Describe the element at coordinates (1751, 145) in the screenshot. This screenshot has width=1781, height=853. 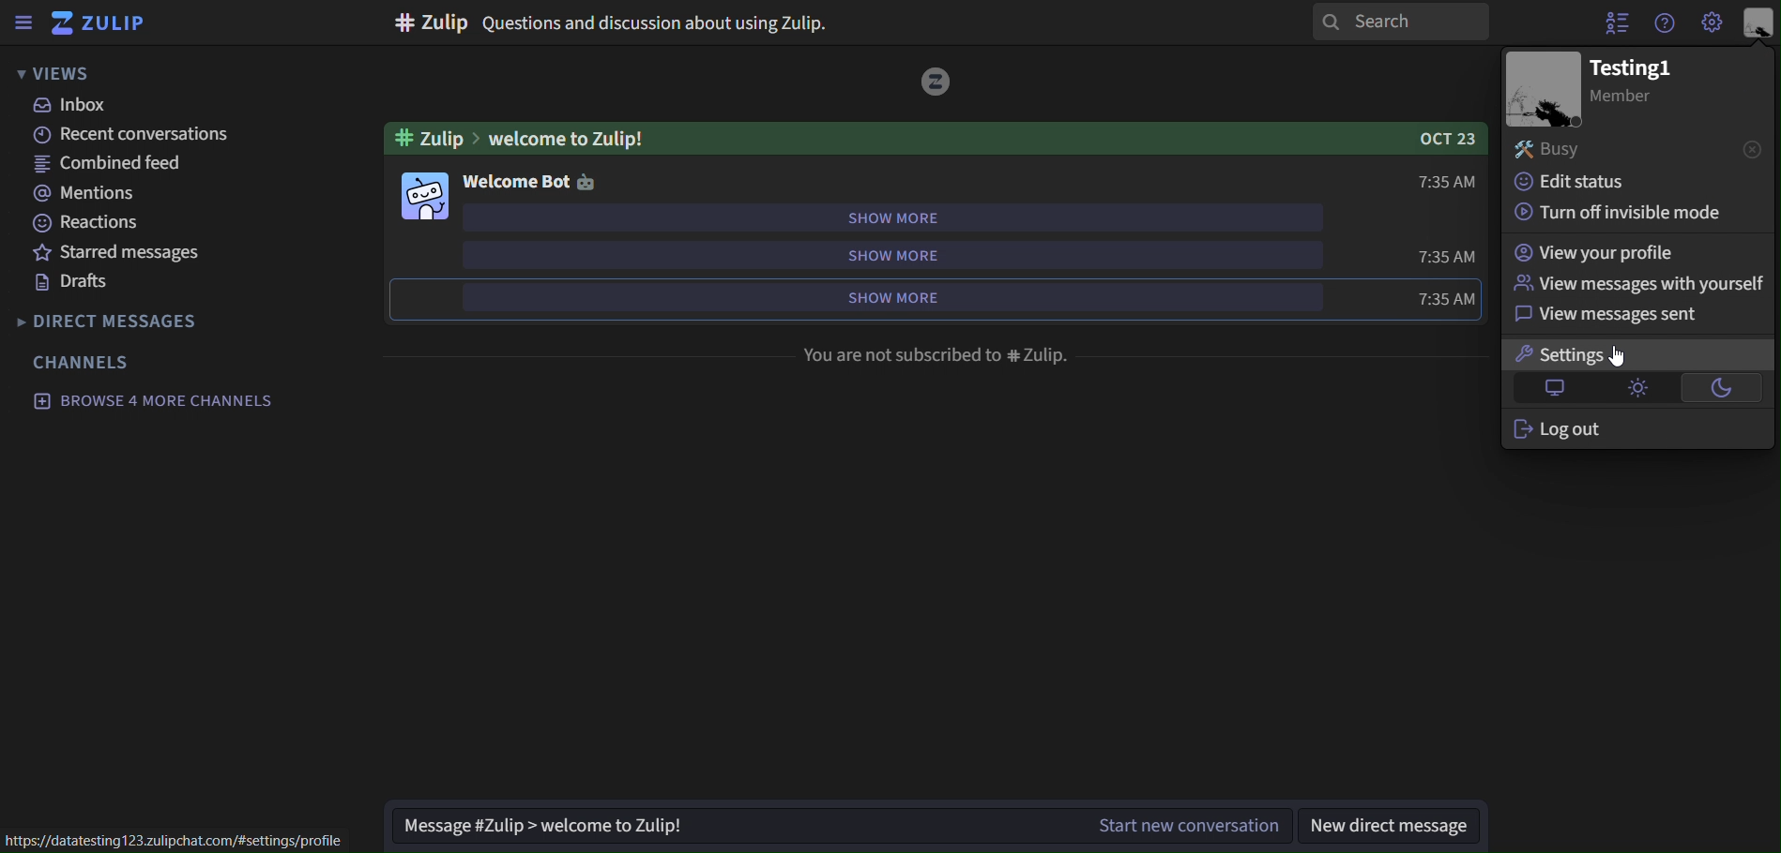
I see `close` at that location.